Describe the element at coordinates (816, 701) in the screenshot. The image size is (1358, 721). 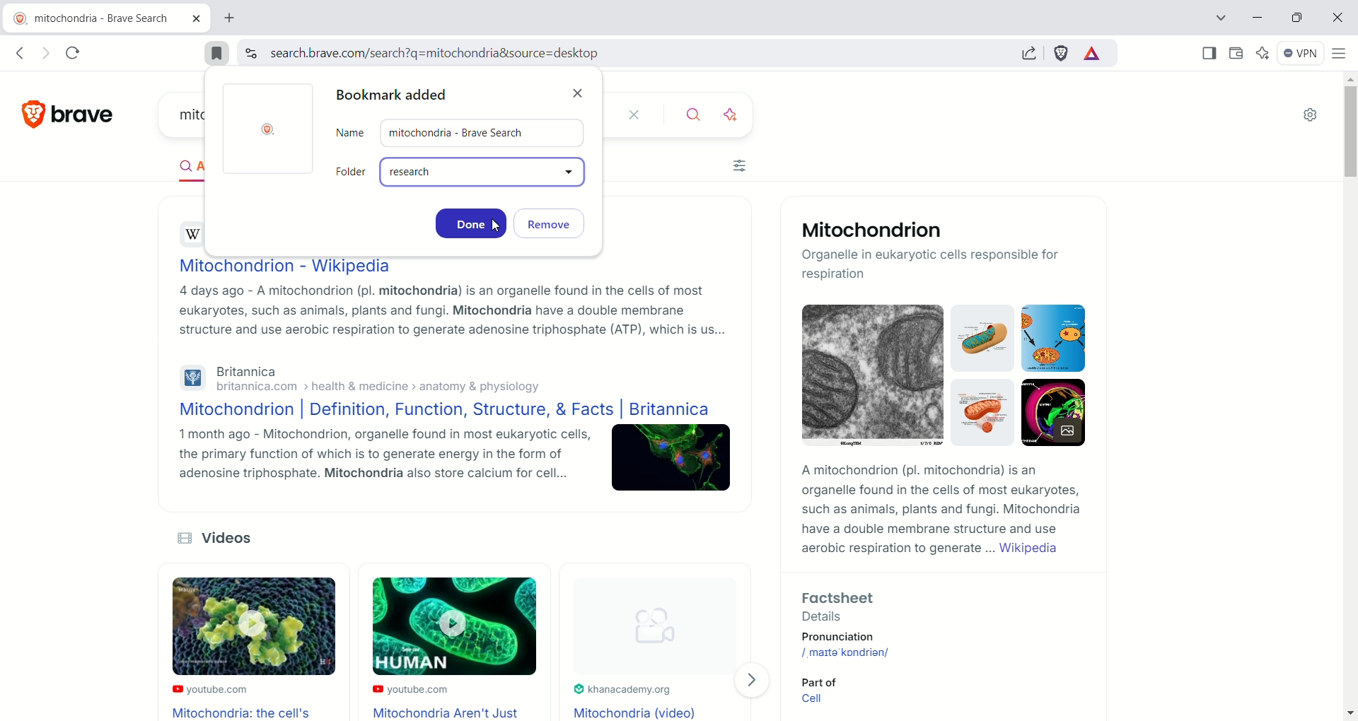
I see `Cell` at that location.